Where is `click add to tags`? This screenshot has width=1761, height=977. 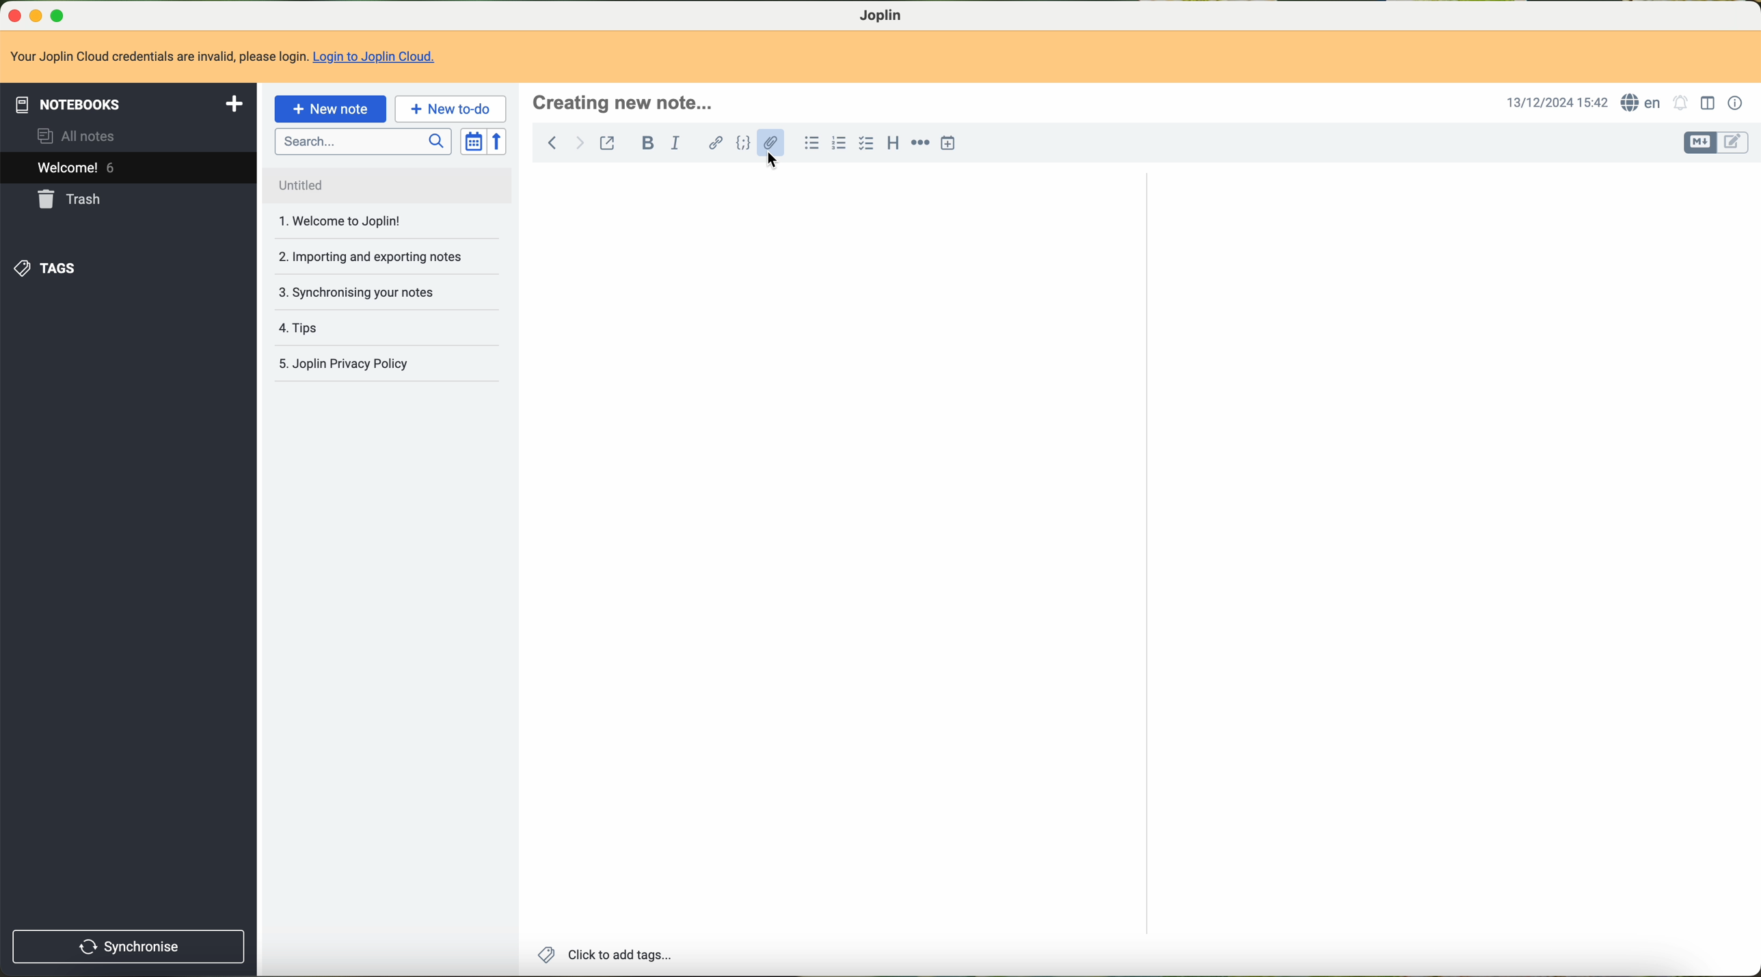
click add to tags is located at coordinates (610, 955).